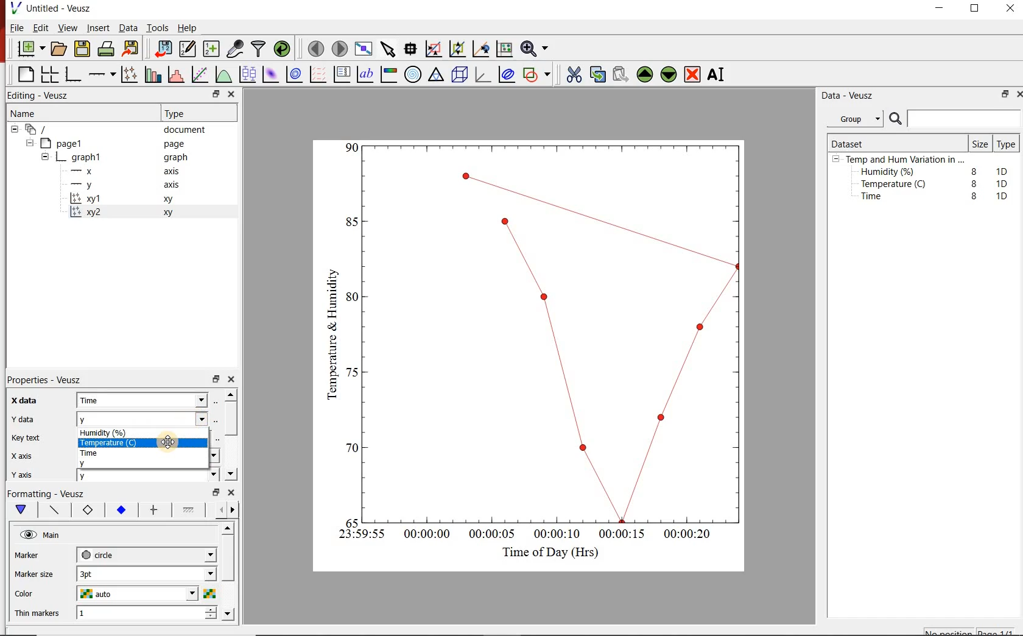 This screenshot has width=1023, height=636. Describe the element at coordinates (99, 554) in the screenshot. I see `circle` at that location.